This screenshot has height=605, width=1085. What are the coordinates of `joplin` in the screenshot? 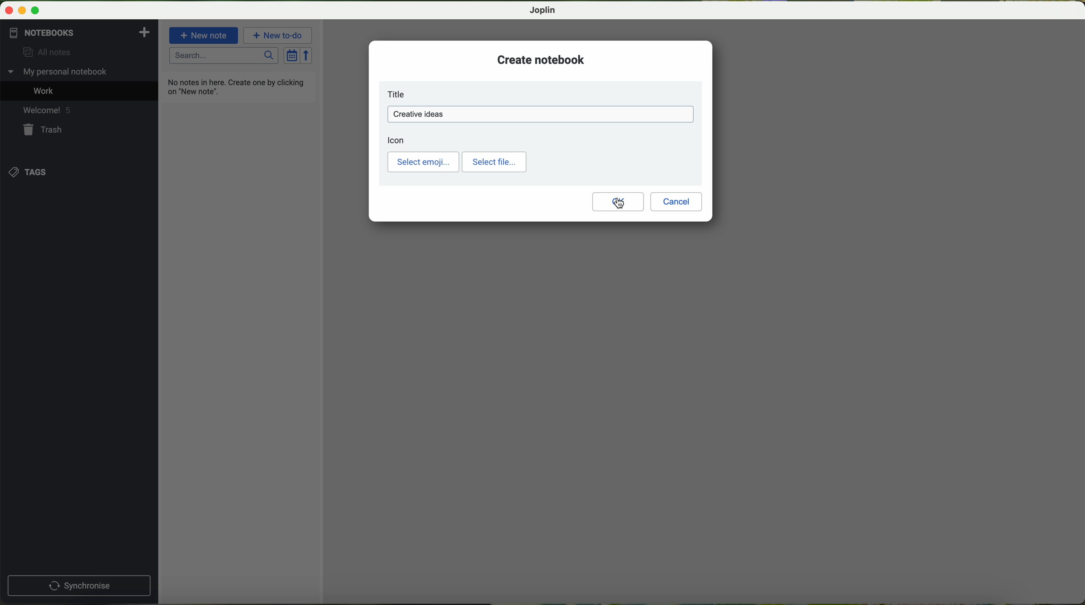 It's located at (543, 10).